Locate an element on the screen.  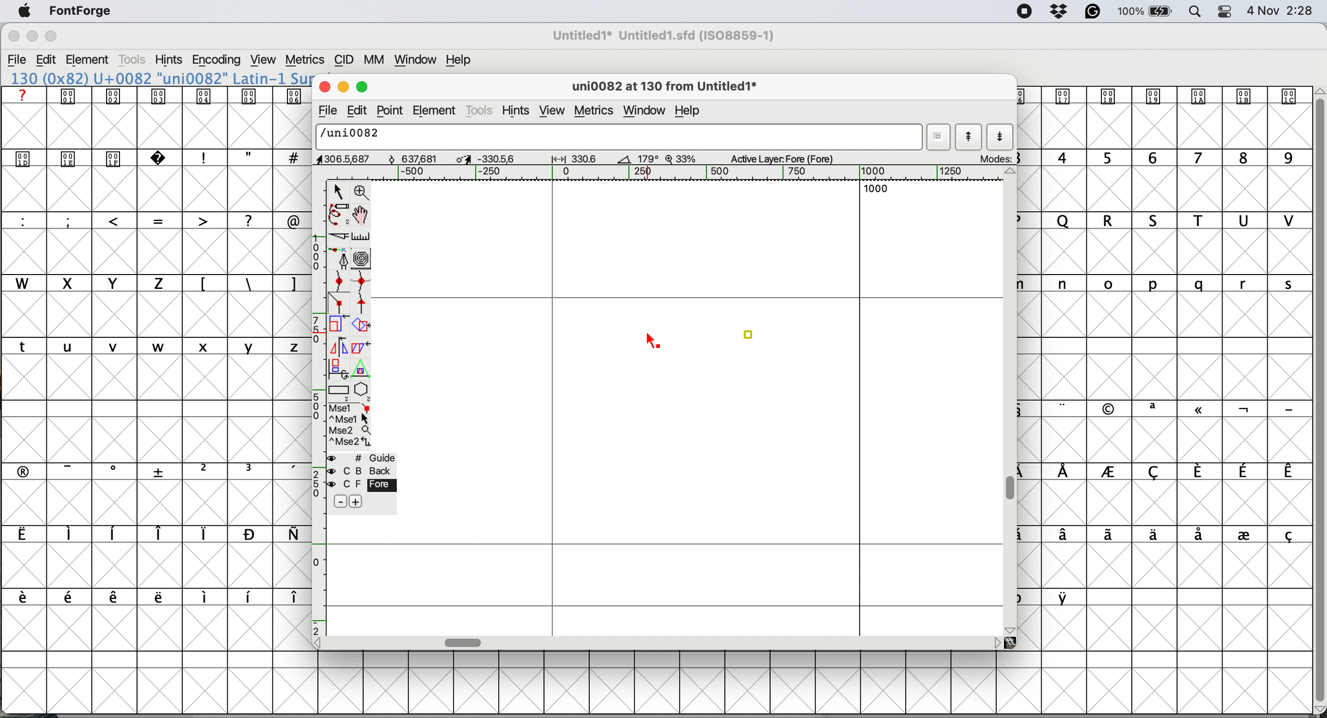
Date and Time is located at coordinates (1285, 11).